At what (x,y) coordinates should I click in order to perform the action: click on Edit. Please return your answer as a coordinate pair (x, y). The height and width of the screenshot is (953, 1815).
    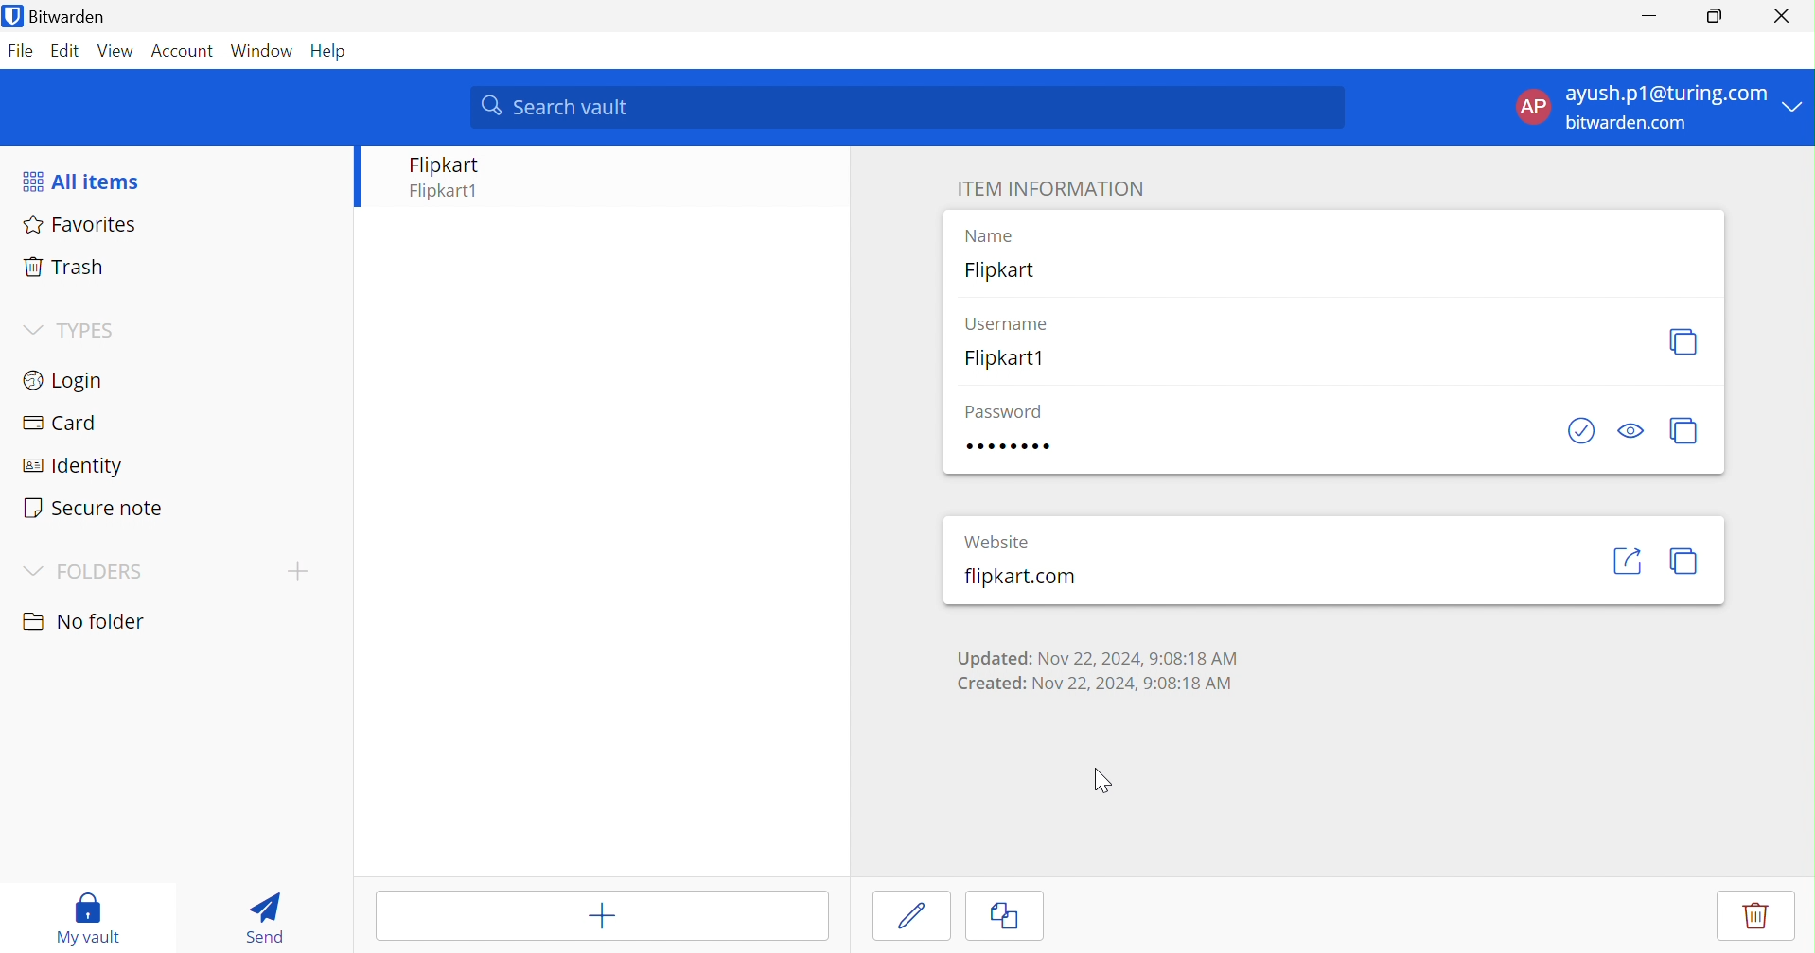
    Looking at the image, I should click on (62, 50).